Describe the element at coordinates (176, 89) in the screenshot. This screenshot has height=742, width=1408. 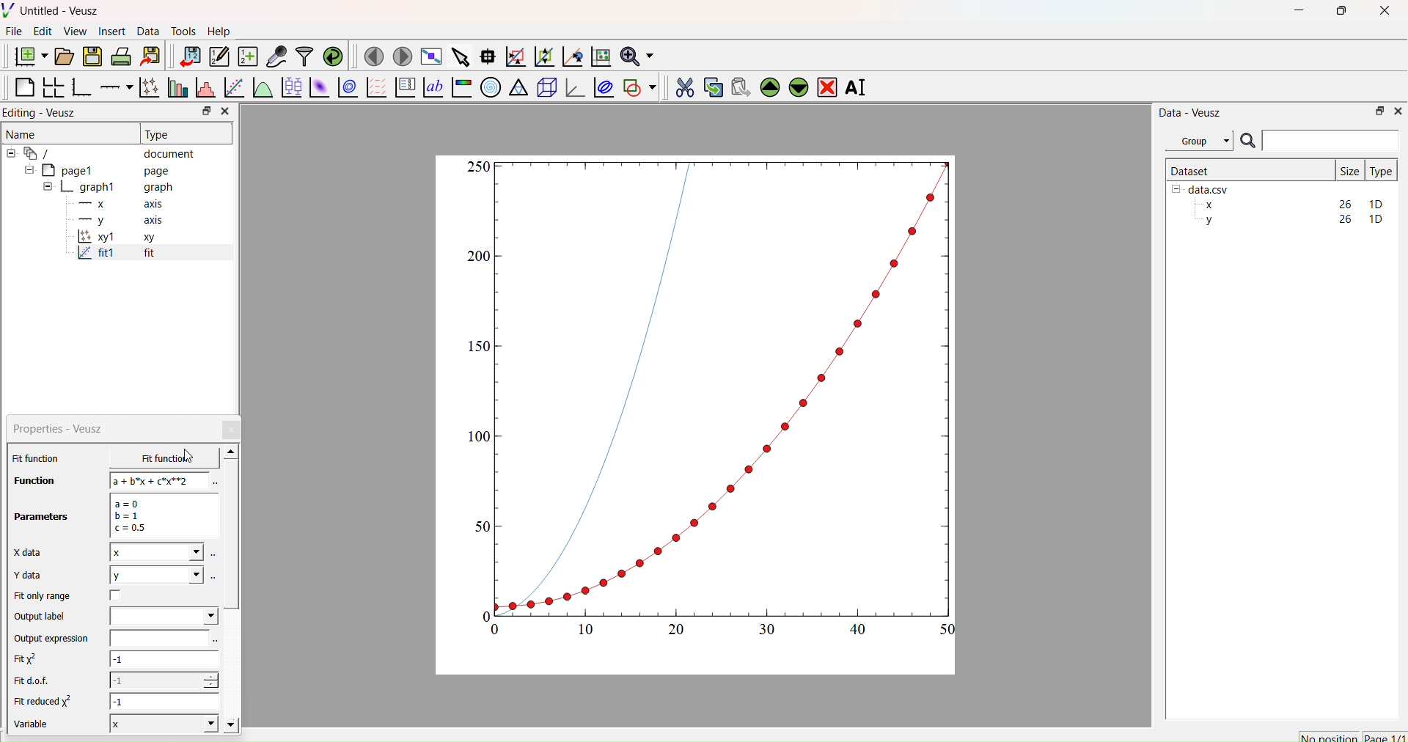
I see `Plot bar charts` at that location.